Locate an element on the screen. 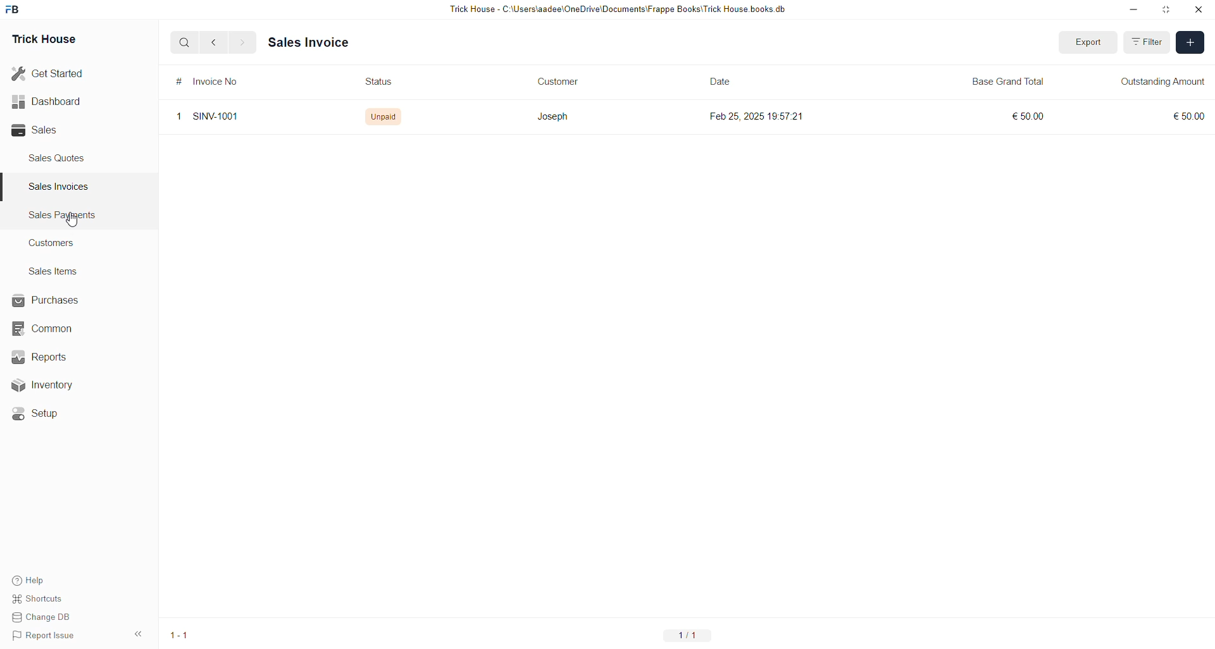 This screenshot has width=1215, height=649. Inventory is located at coordinates (57, 384).